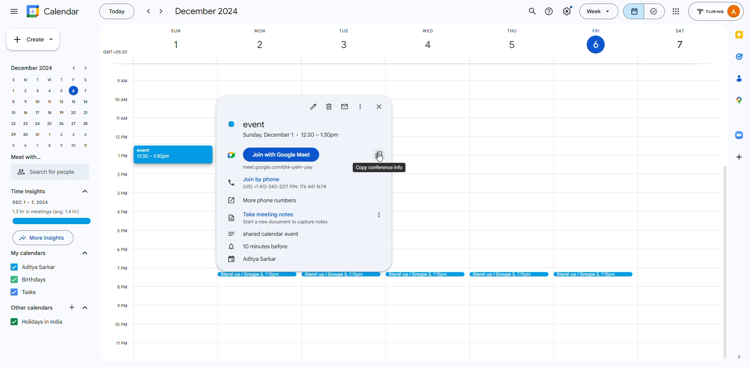 The image size is (750, 367). Describe the element at coordinates (26, 91) in the screenshot. I see `2` at that location.